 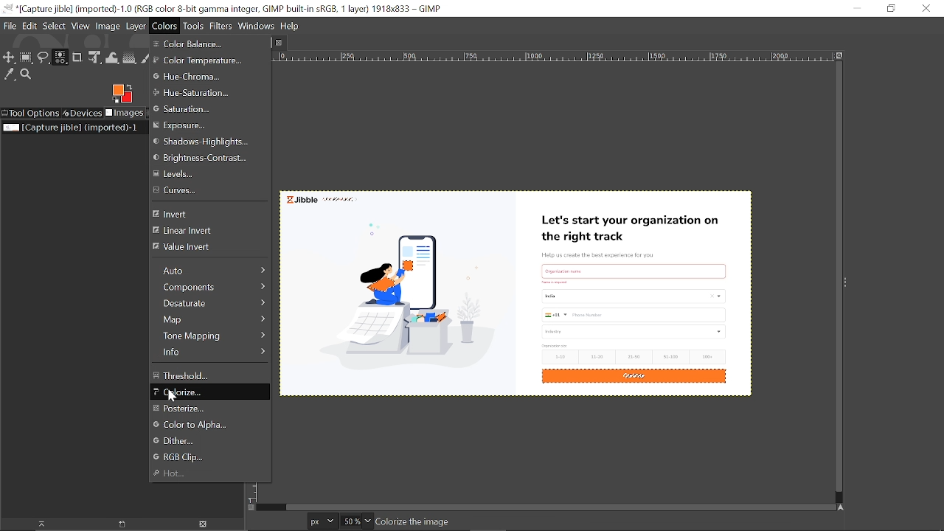 I want to click on Map, so click(x=211, y=319).